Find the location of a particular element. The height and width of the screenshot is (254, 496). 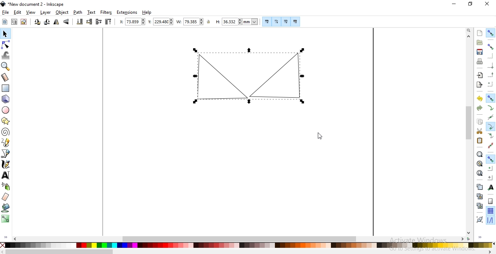

open an existing document is located at coordinates (480, 42).